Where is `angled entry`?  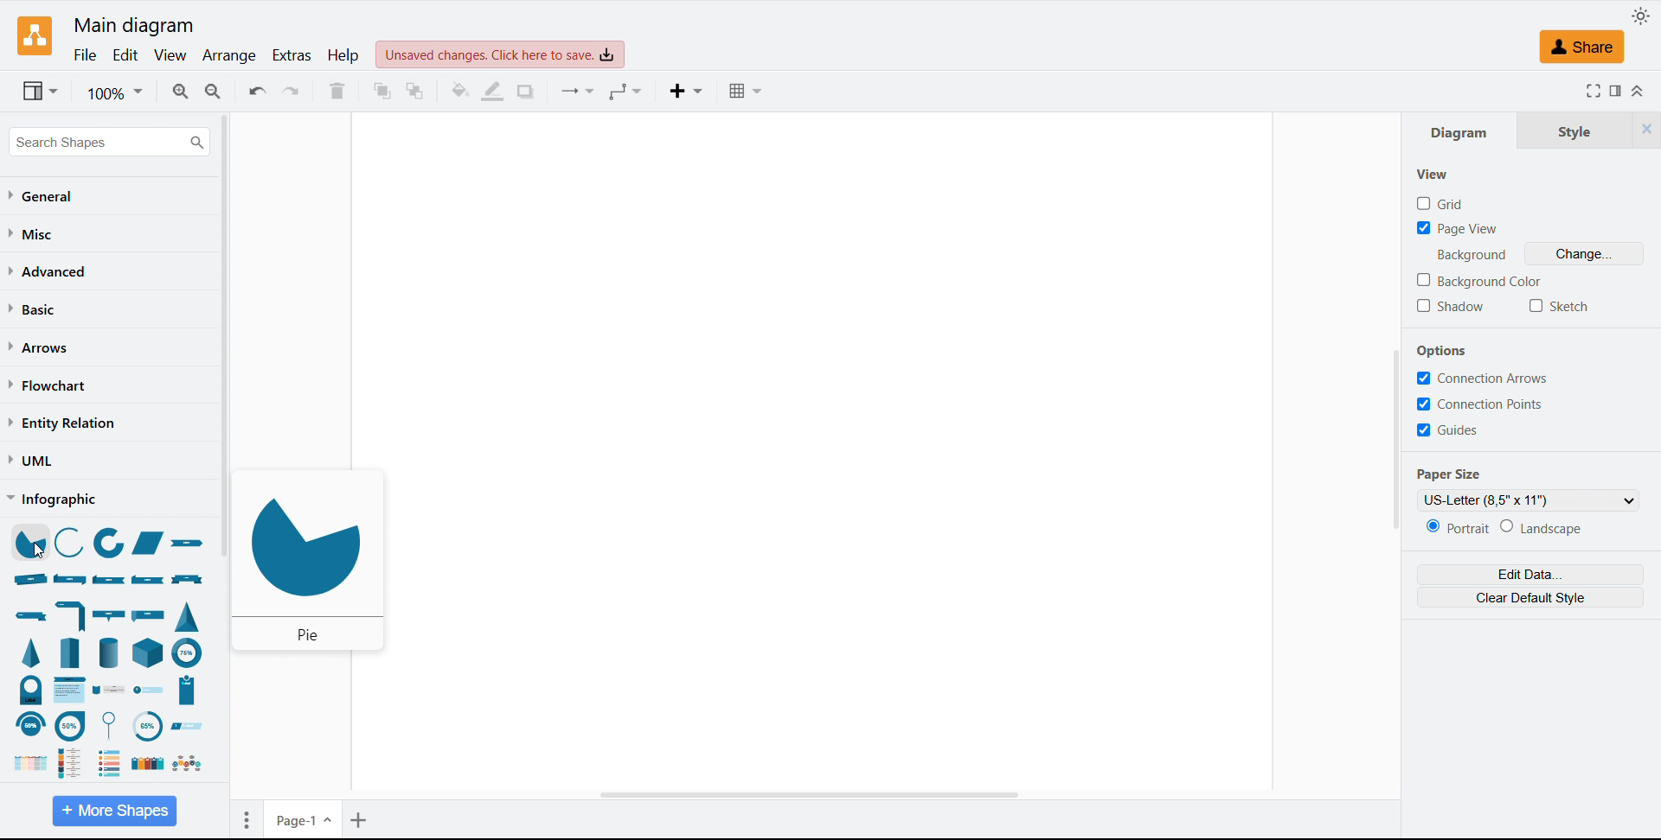 angled entry is located at coordinates (192, 727).